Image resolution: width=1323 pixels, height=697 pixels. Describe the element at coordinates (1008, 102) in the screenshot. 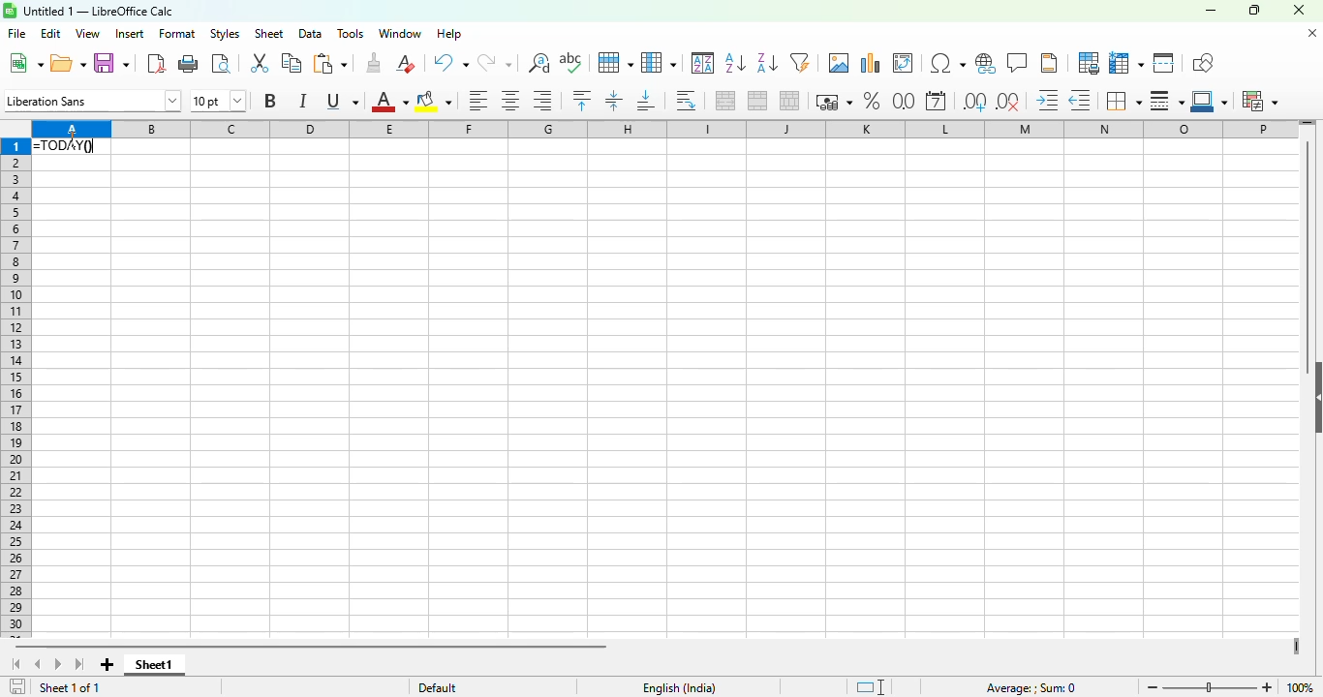

I see `delete decimal` at that location.